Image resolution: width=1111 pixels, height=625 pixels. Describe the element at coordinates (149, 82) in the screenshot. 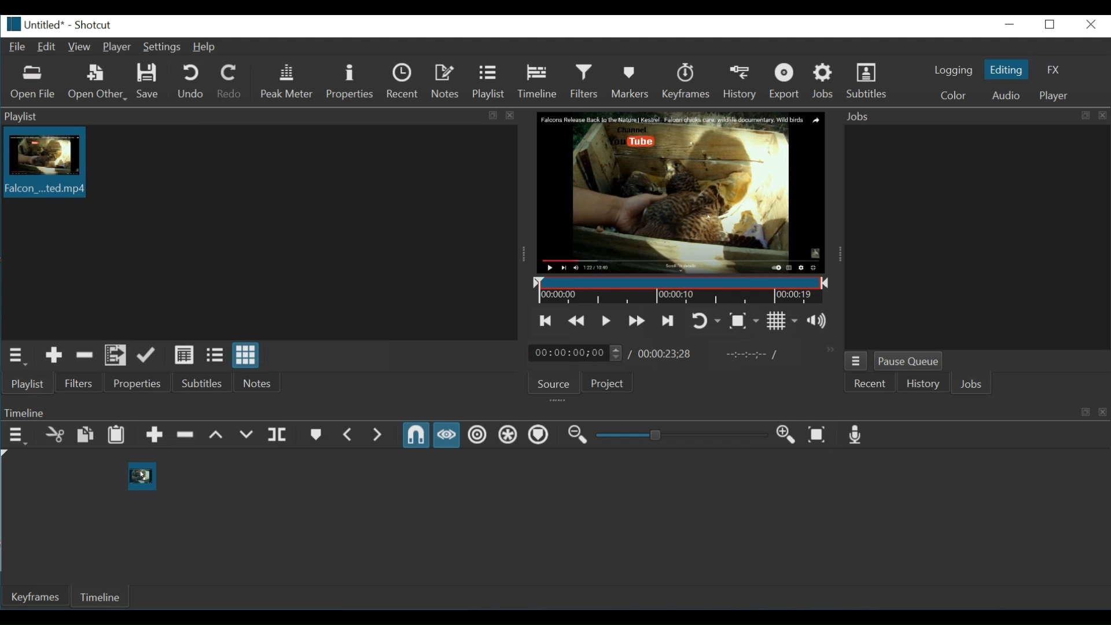

I see `Save` at that location.